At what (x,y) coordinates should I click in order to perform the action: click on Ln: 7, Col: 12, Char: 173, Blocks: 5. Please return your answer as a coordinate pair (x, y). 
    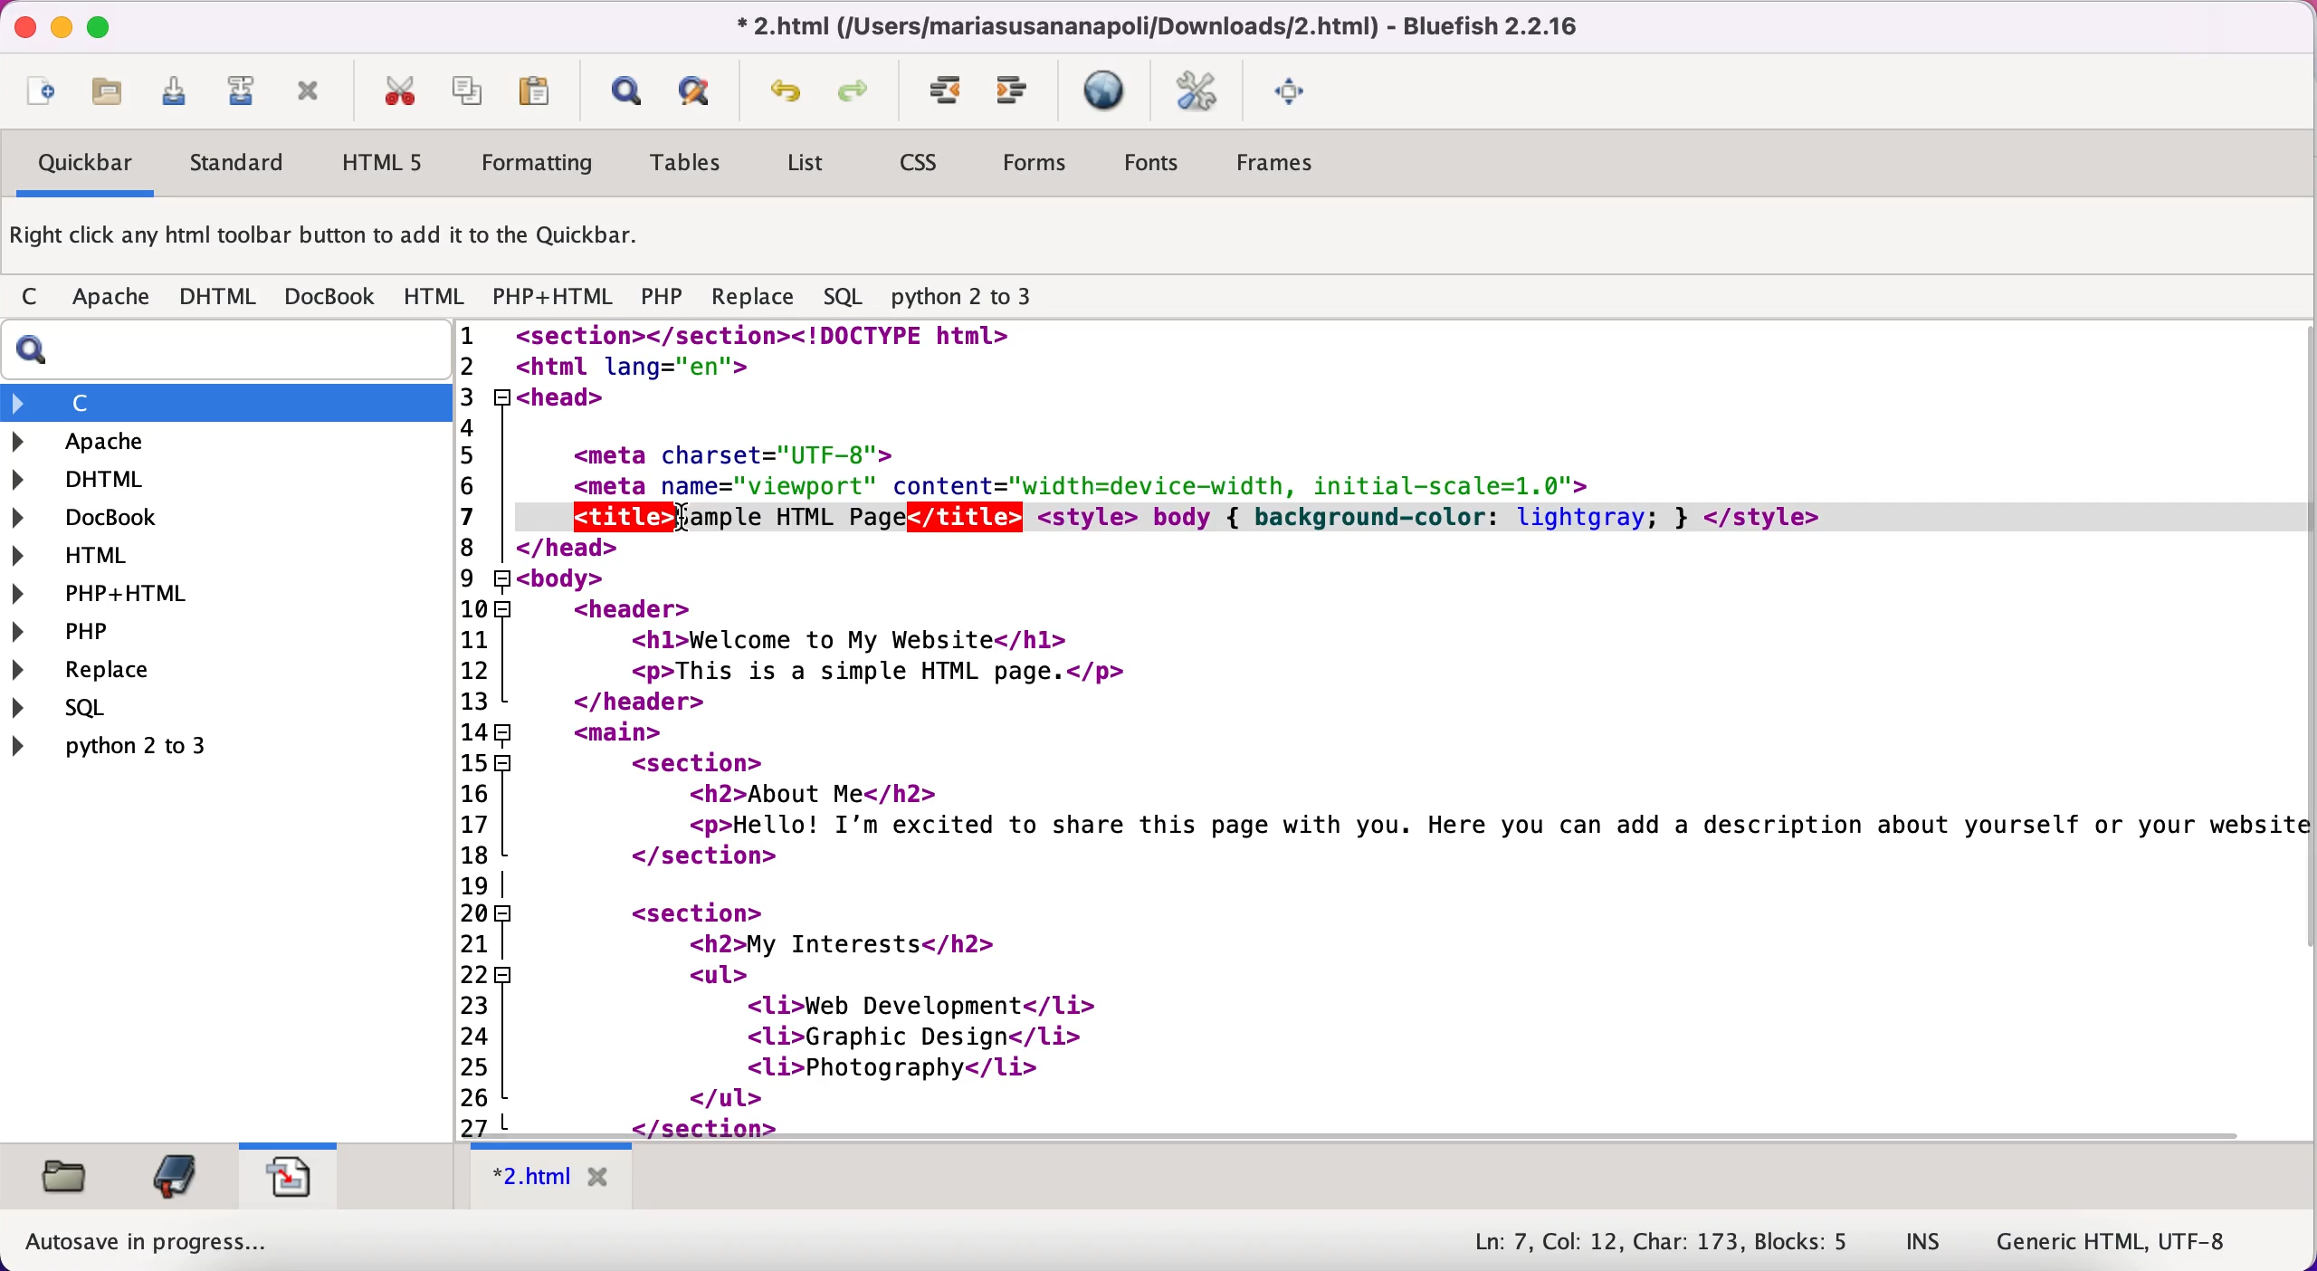
    Looking at the image, I should click on (1664, 1243).